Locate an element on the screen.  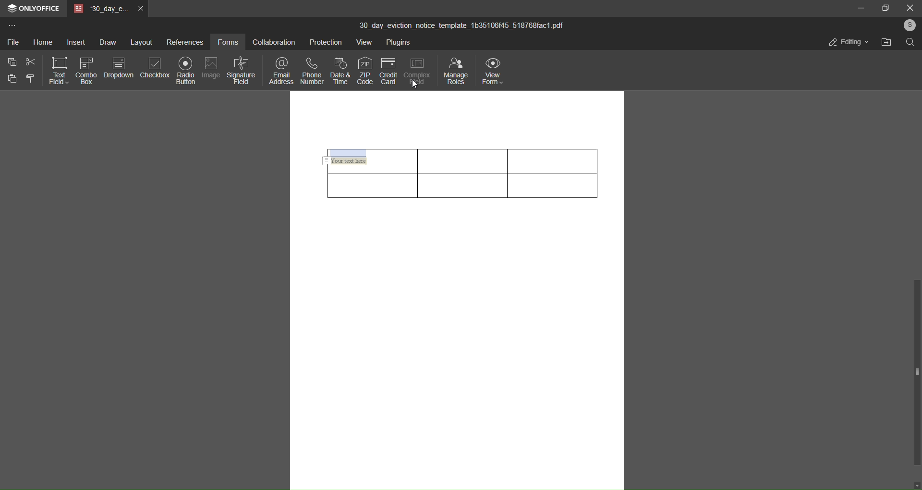
date and time is located at coordinates (341, 69).